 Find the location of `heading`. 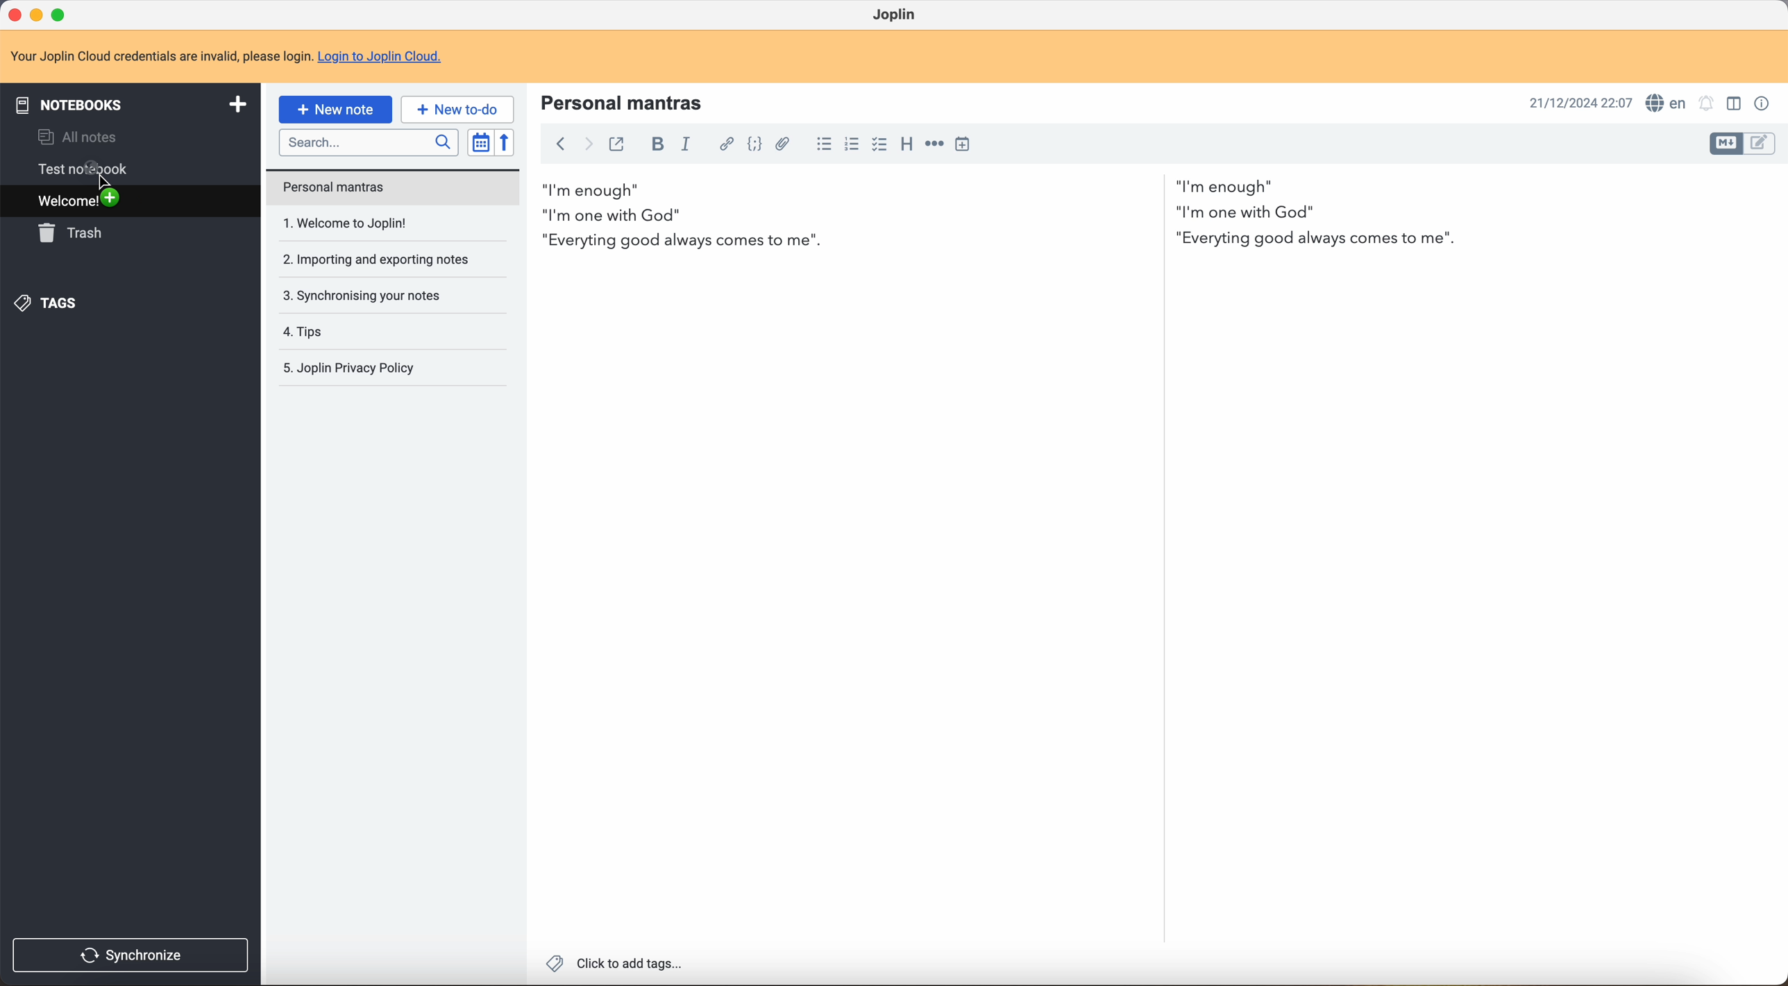

heading is located at coordinates (906, 146).